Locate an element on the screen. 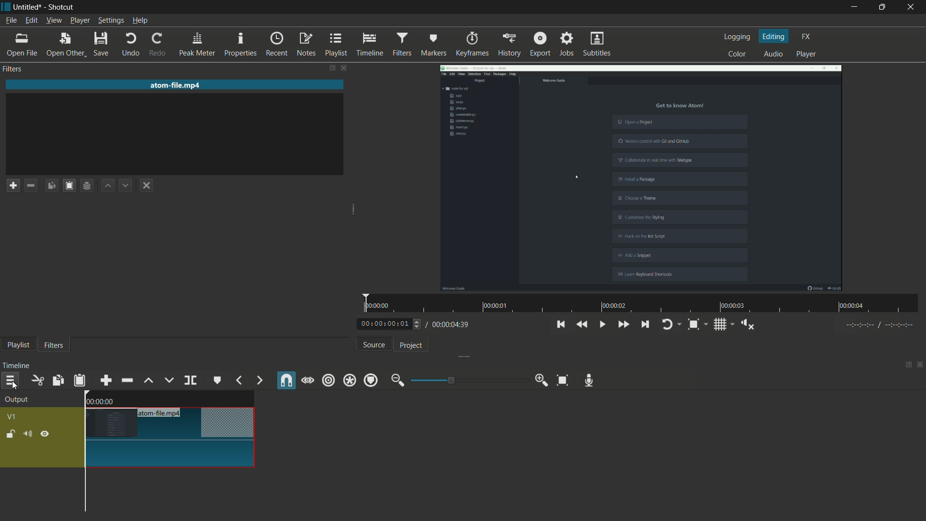 This screenshot has height=521, width=926. paste filters is located at coordinates (69, 185).